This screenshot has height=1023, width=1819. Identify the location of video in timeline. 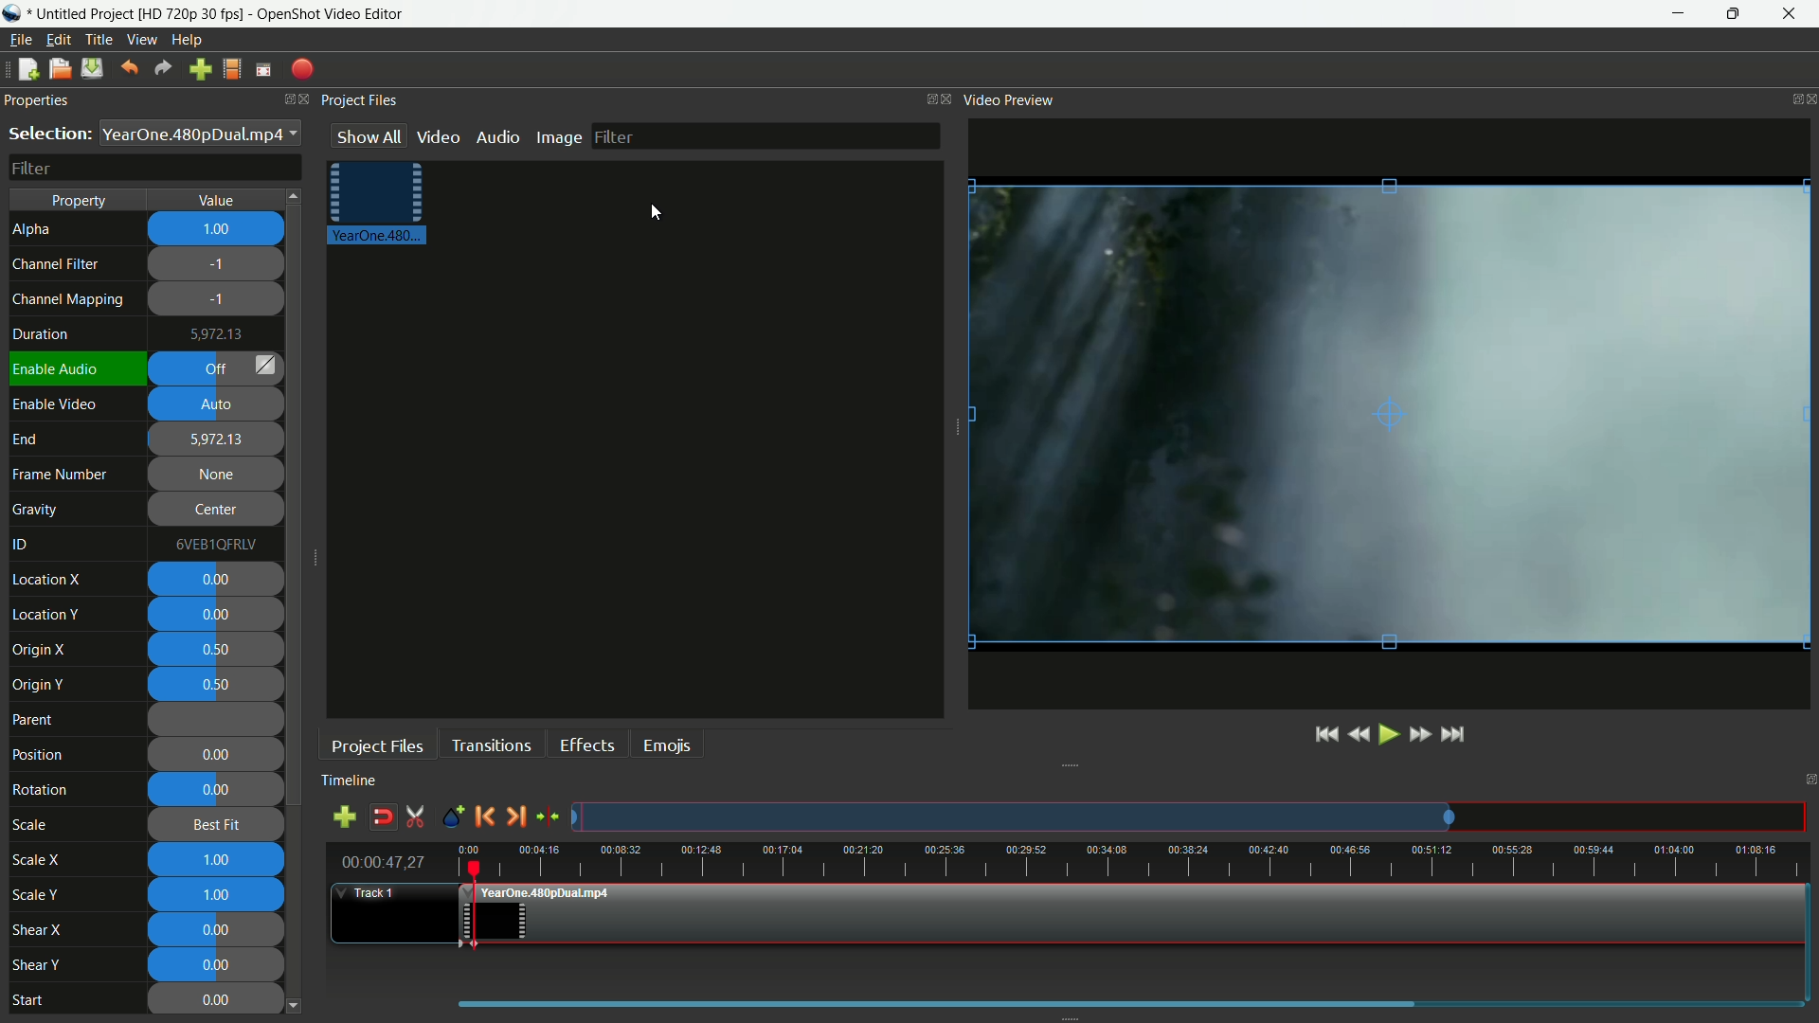
(1134, 911).